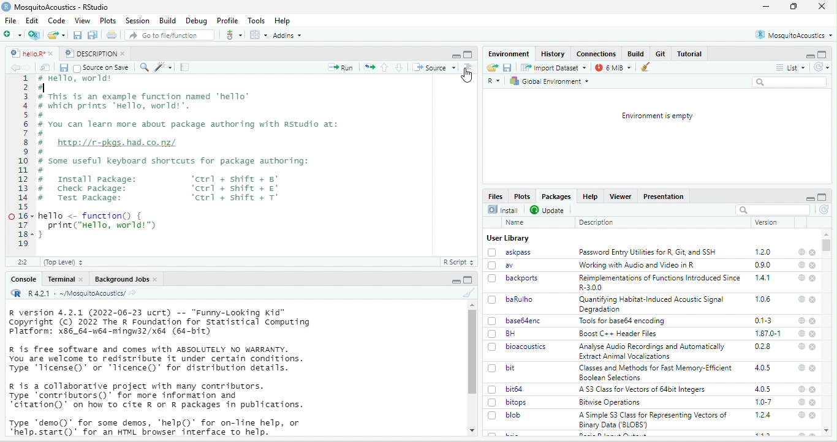 This screenshot has height=442, width=837. Describe the element at coordinates (809, 54) in the screenshot. I see `minimize` at that location.